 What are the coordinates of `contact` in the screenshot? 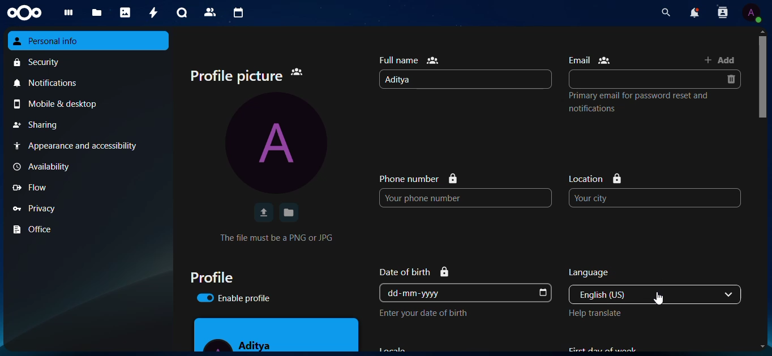 It's located at (722, 14).